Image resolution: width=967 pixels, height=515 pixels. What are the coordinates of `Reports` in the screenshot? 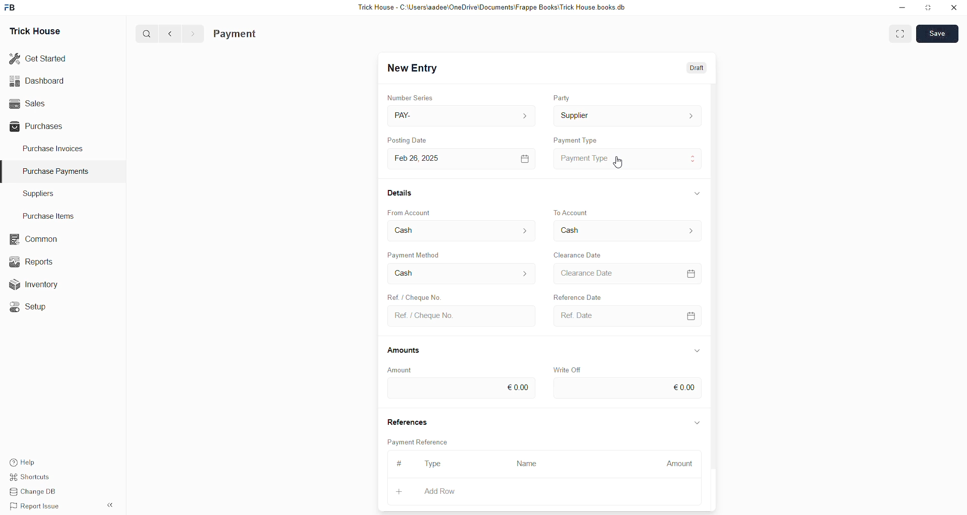 It's located at (32, 261).